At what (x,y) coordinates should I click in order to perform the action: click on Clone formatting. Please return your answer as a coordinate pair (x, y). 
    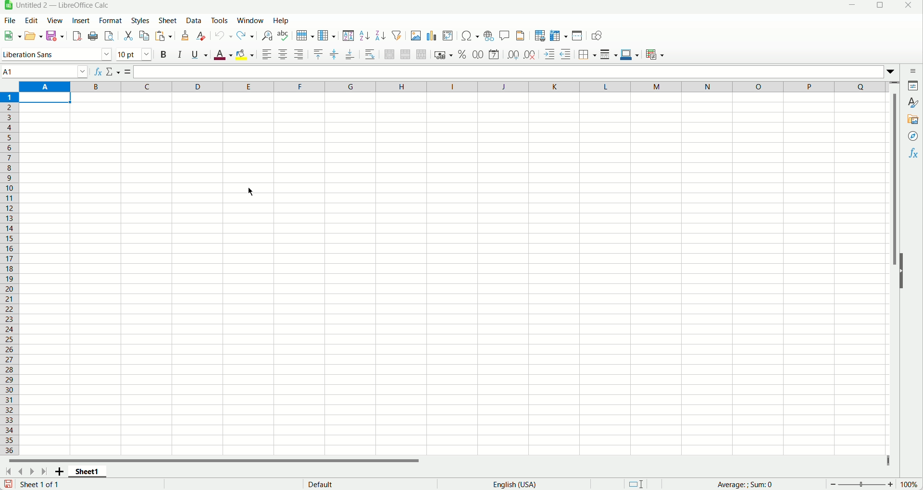
    Looking at the image, I should click on (186, 35).